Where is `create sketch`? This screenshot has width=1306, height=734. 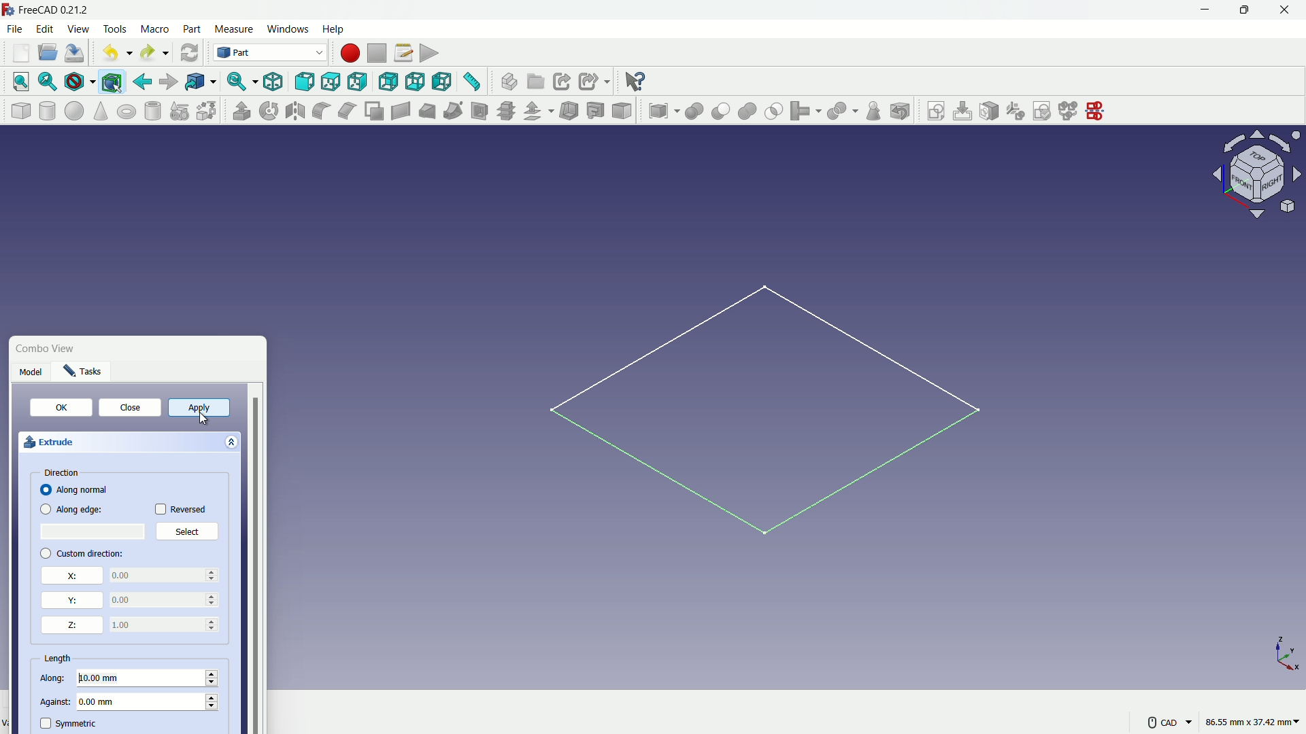 create sketch is located at coordinates (935, 109).